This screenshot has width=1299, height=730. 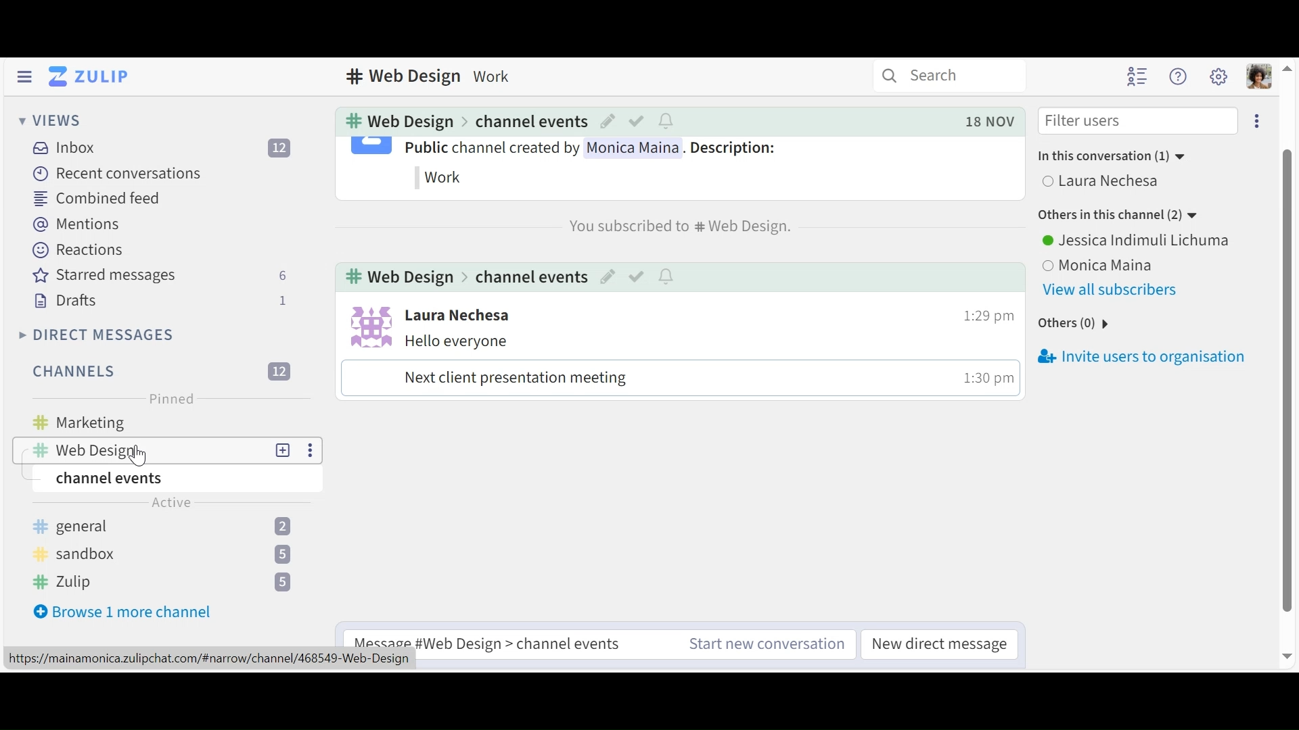 I want to click on # Web Design, so click(x=401, y=276).